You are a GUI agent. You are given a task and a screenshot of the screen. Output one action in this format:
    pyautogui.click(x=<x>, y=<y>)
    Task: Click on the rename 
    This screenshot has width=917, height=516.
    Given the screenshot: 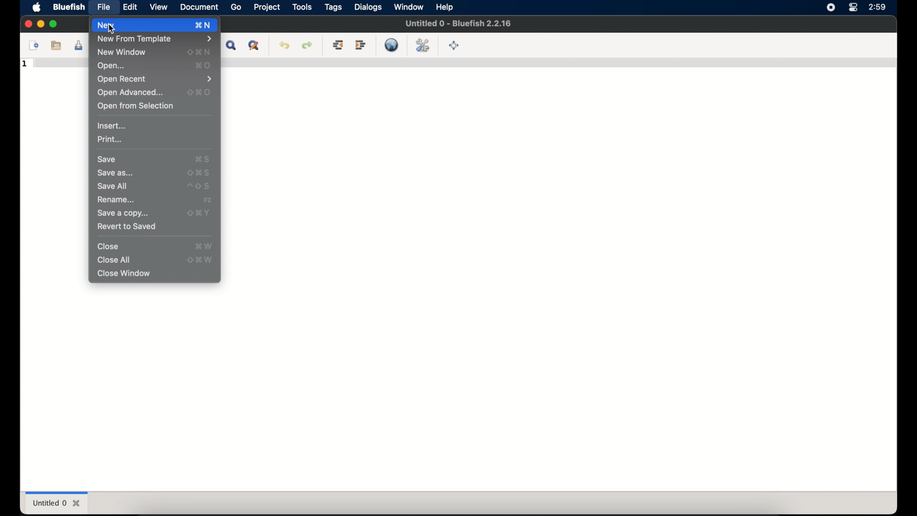 What is the action you would take?
    pyautogui.click(x=117, y=200)
    